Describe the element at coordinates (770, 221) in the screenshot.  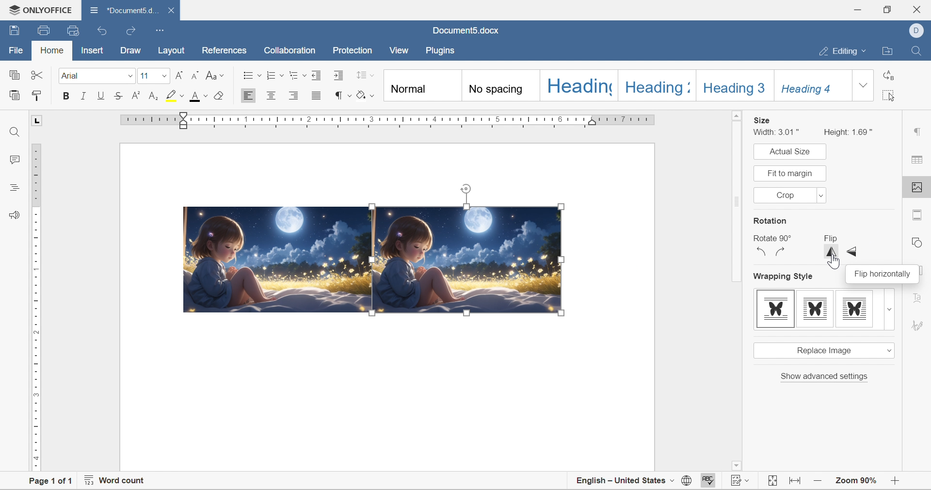
I see `rotation` at that location.